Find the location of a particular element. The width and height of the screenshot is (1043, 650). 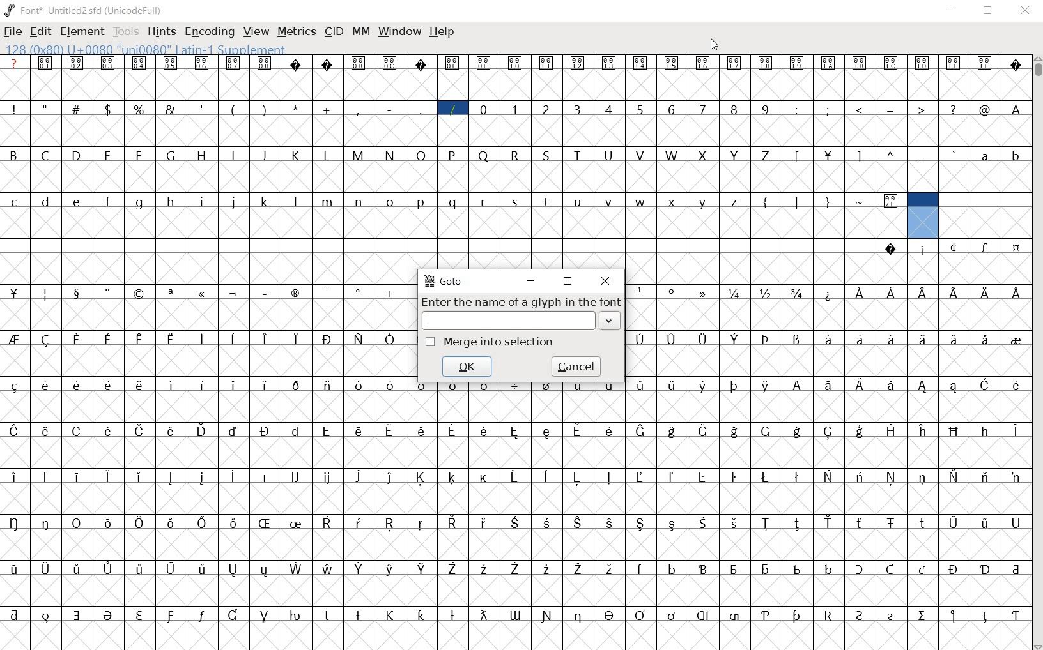

Symbol is located at coordinates (203, 477).